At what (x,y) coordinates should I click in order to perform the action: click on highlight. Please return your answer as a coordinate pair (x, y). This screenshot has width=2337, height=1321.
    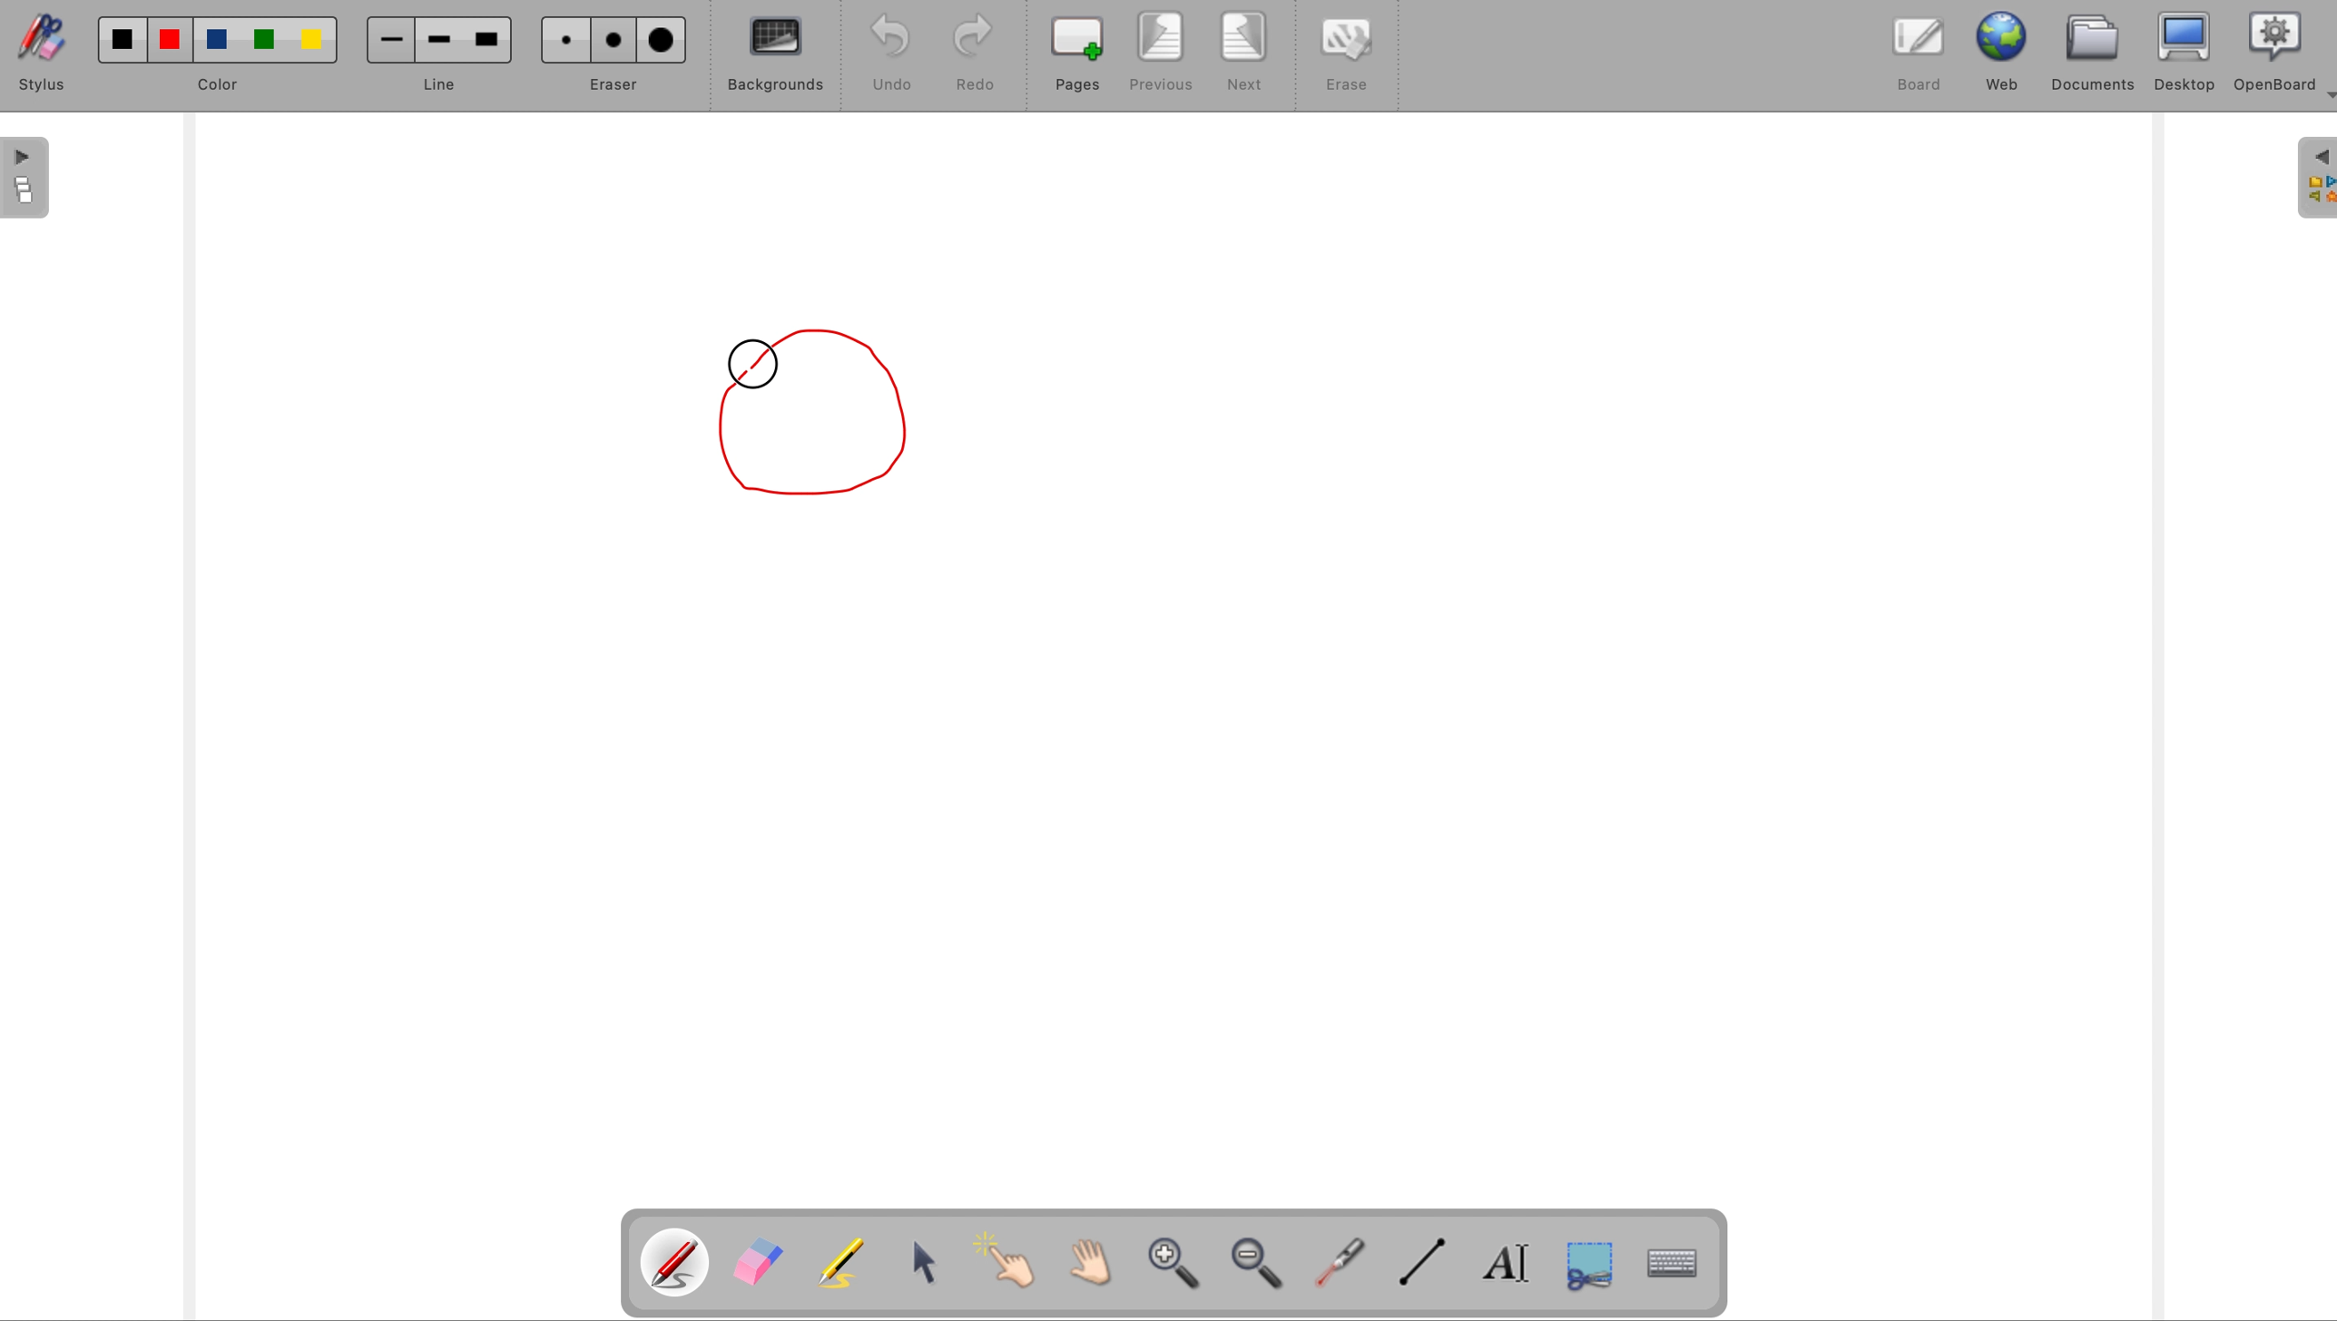
    Looking at the image, I should click on (845, 1260).